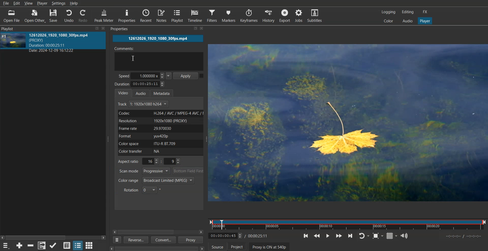 This screenshot has width=488, height=251. What do you see at coordinates (195, 16) in the screenshot?
I see `Timeline` at bounding box center [195, 16].